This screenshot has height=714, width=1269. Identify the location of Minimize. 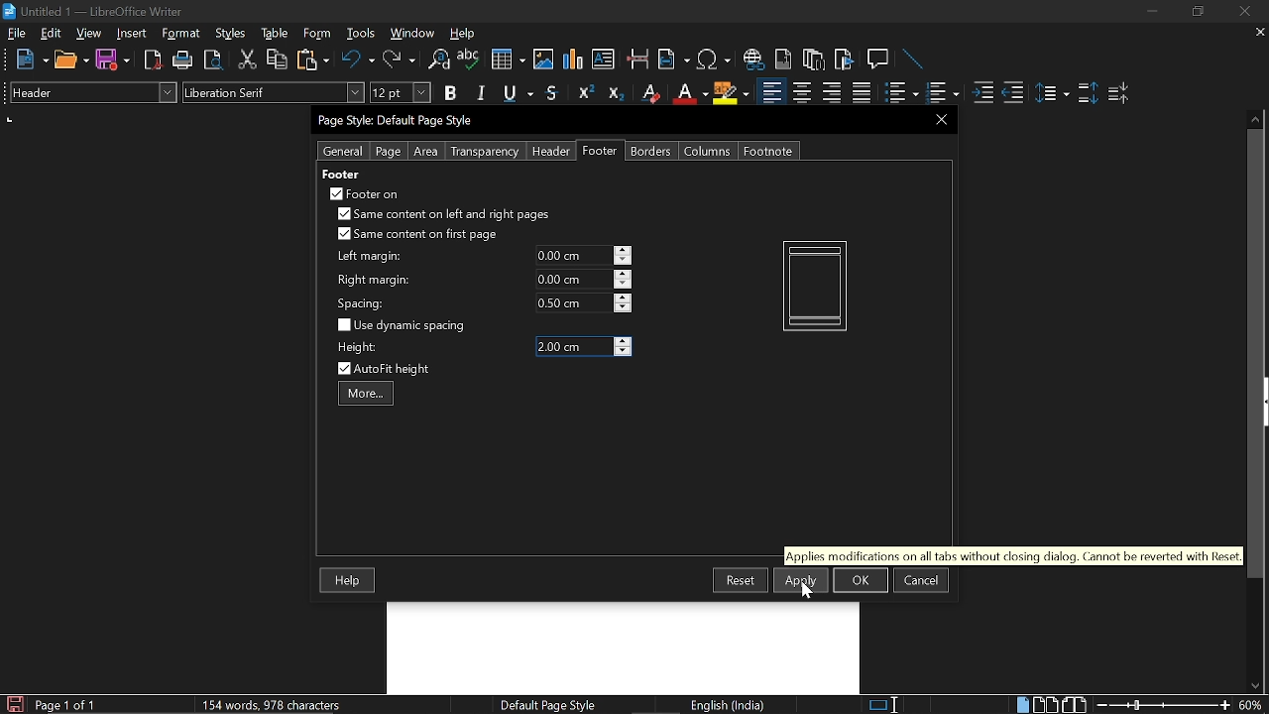
(1152, 14).